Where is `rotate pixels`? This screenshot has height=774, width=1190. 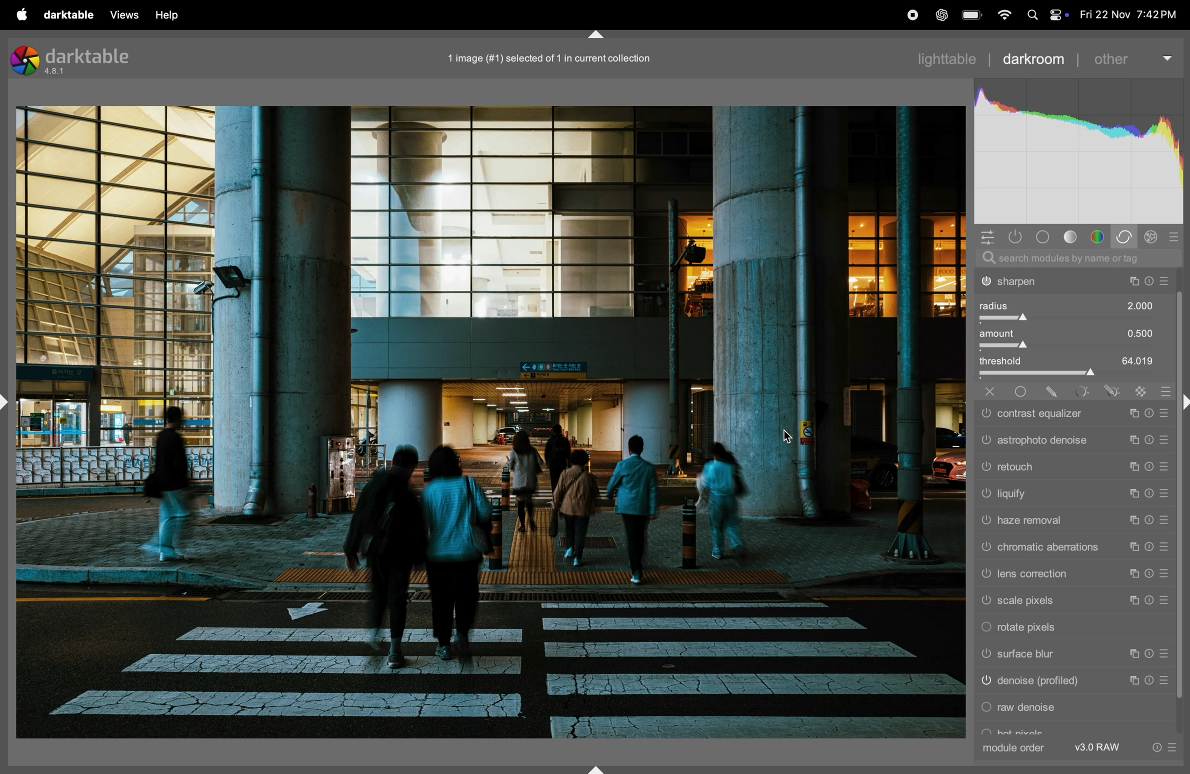
rotate pixels is located at coordinates (1070, 629).